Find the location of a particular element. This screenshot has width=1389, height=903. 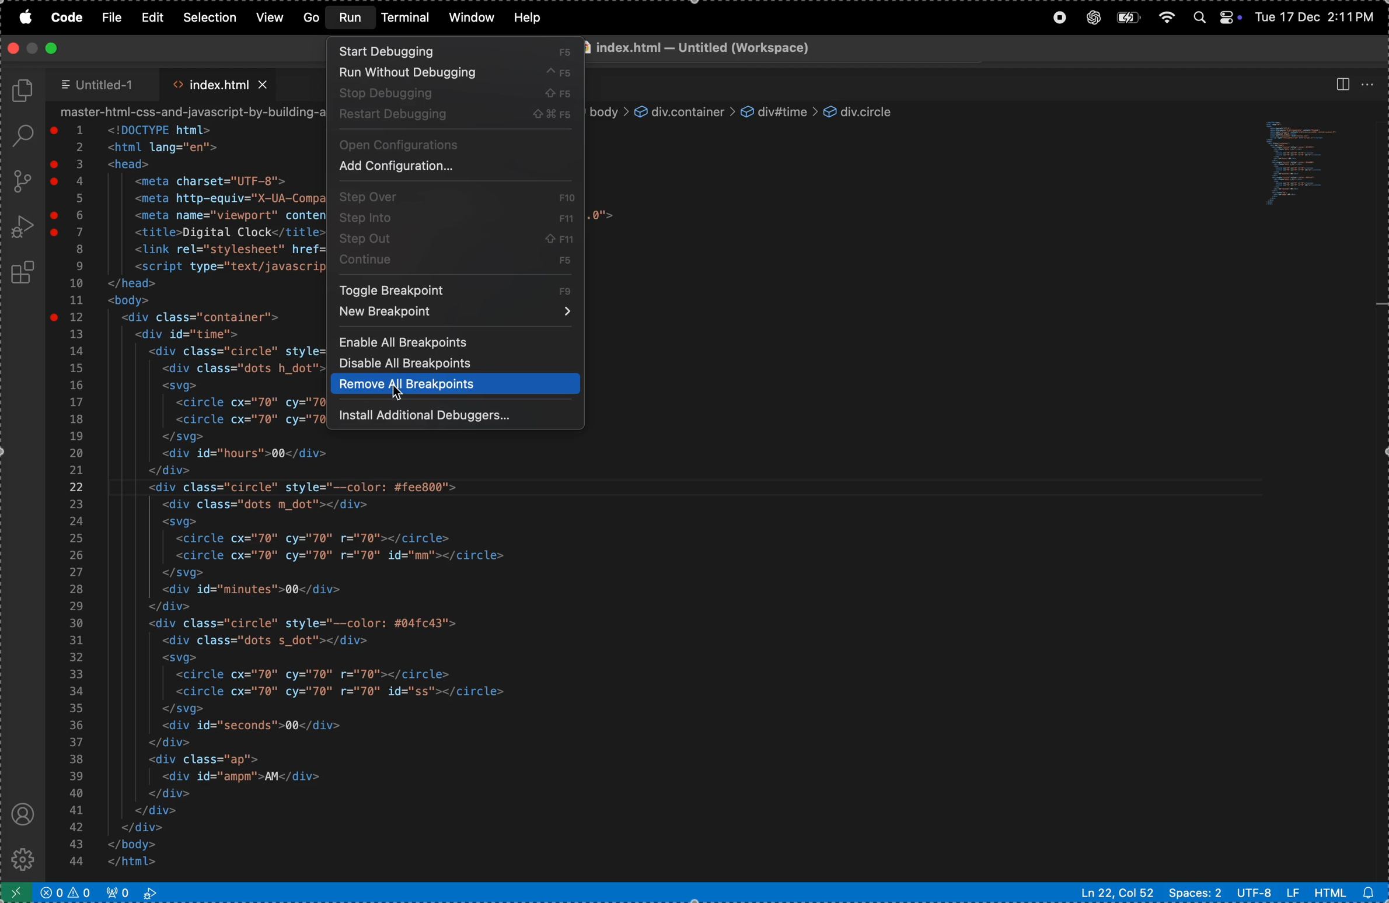

battery is located at coordinates (1125, 17).